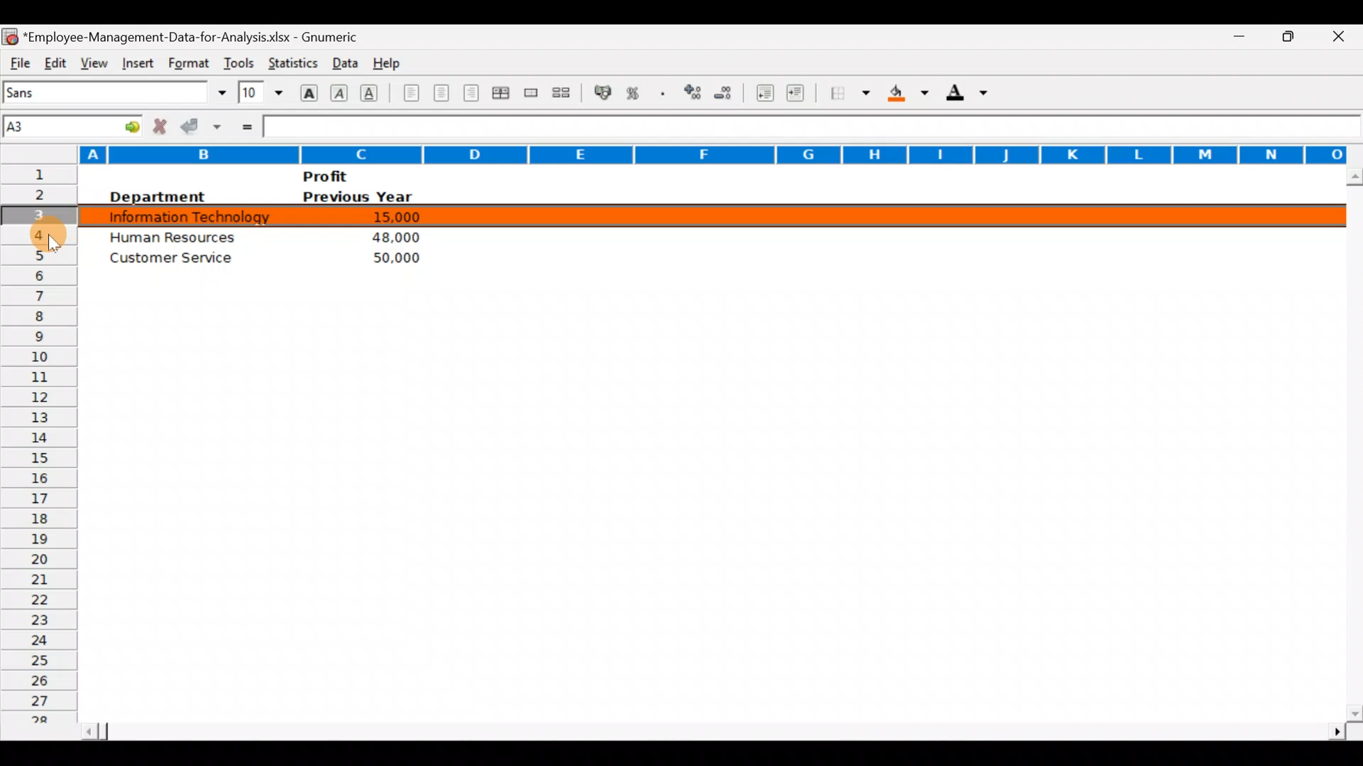 Image resolution: width=1363 pixels, height=766 pixels. What do you see at coordinates (388, 60) in the screenshot?
I see `Help` at bounding box center [388, 60].